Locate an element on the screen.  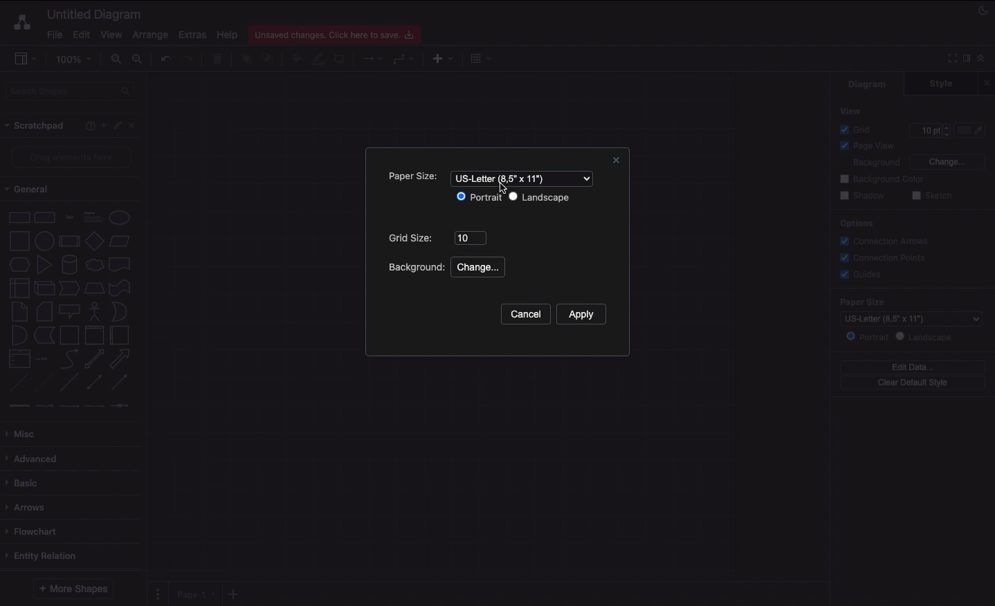
Zoom in is located at coordinates (116, 59).